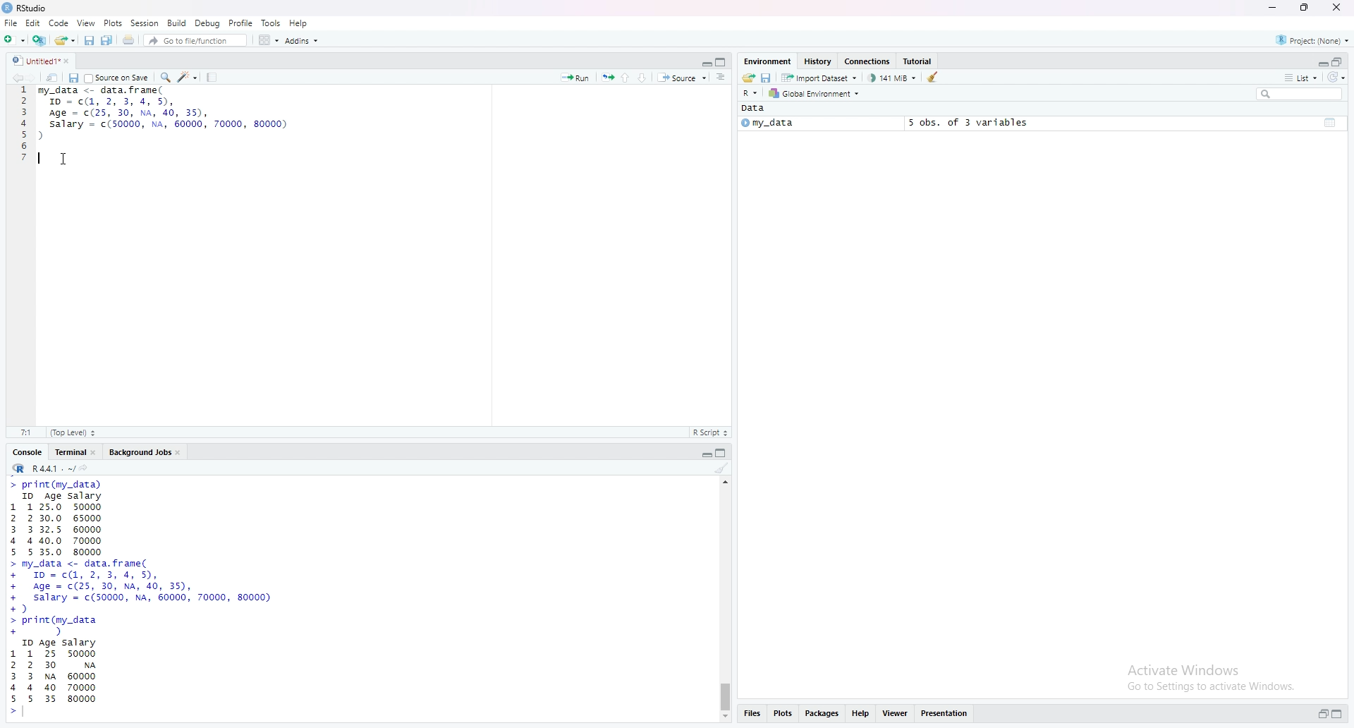 This screenshot has height=728, width=1354. I want to click on text pointer, so click(26, 715).